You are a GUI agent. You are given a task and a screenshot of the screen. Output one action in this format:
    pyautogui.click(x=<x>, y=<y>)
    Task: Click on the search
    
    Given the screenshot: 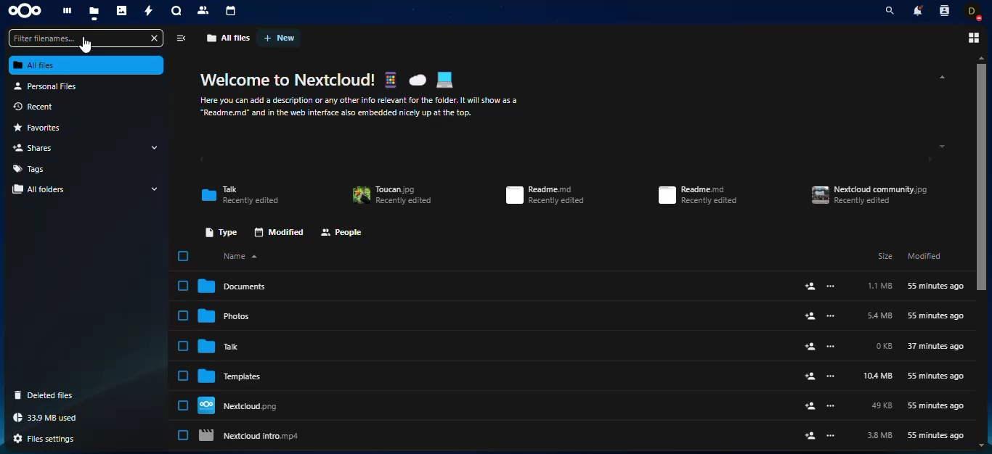 What is the action you would take?
    pyautogui.click(x=887, y=11)
    